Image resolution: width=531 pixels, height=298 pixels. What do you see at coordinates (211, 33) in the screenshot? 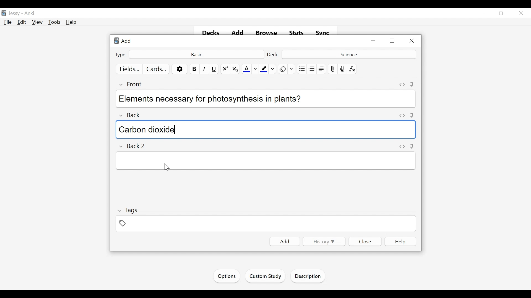
I see `Decks` at bounding box center [211, 33].